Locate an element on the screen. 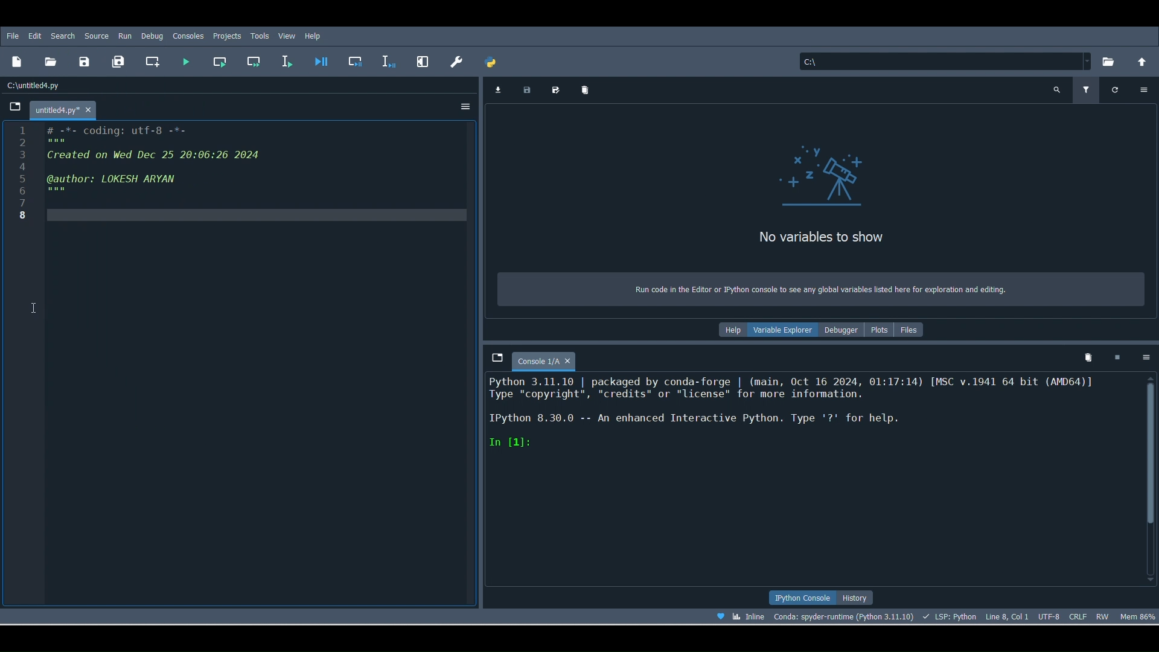  Browse a working directory is located at coordinates (1108, 62).